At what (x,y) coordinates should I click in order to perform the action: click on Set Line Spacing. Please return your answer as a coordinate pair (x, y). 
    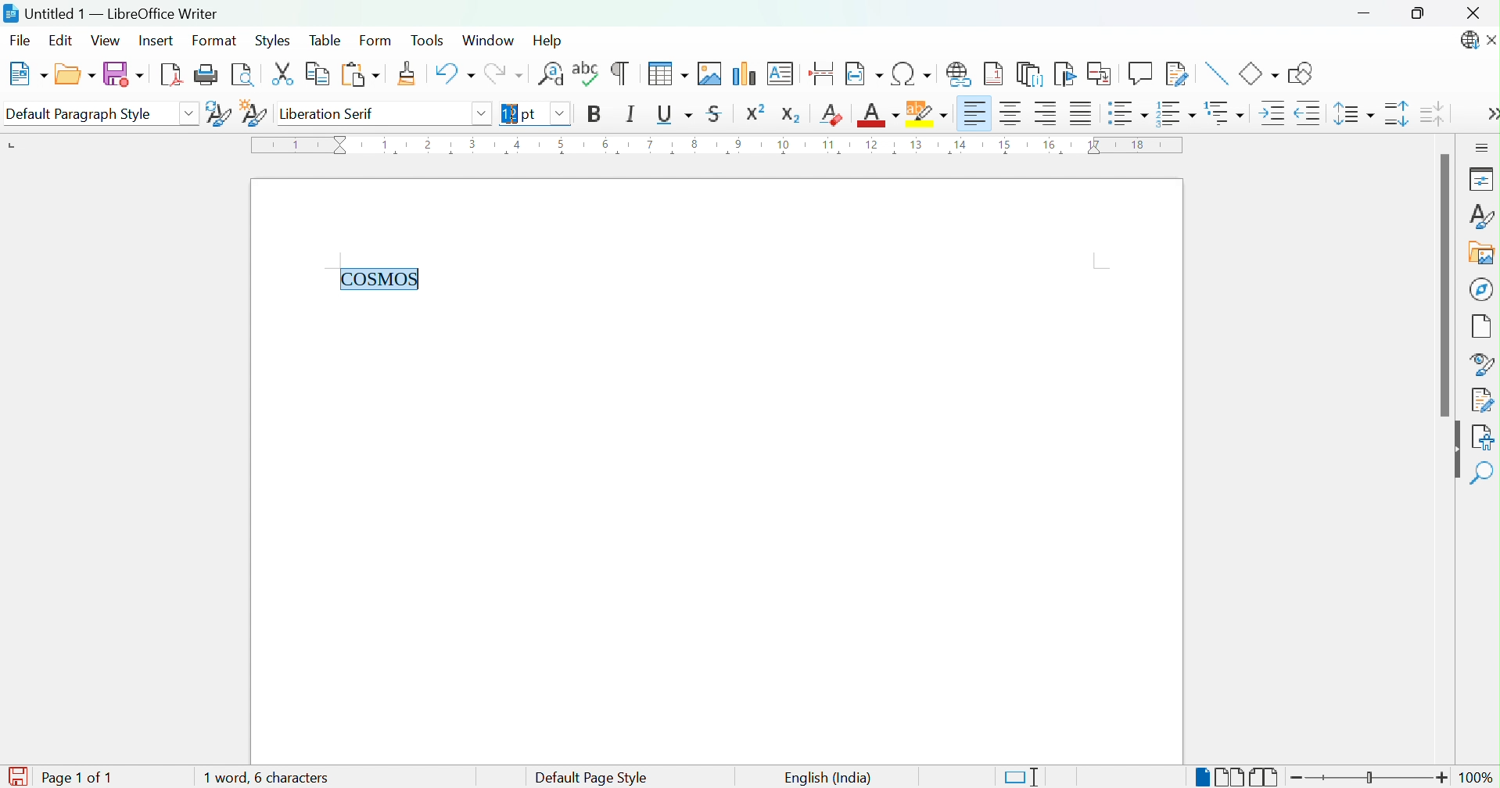
    Looking at the image, I should click on (1353, 116).